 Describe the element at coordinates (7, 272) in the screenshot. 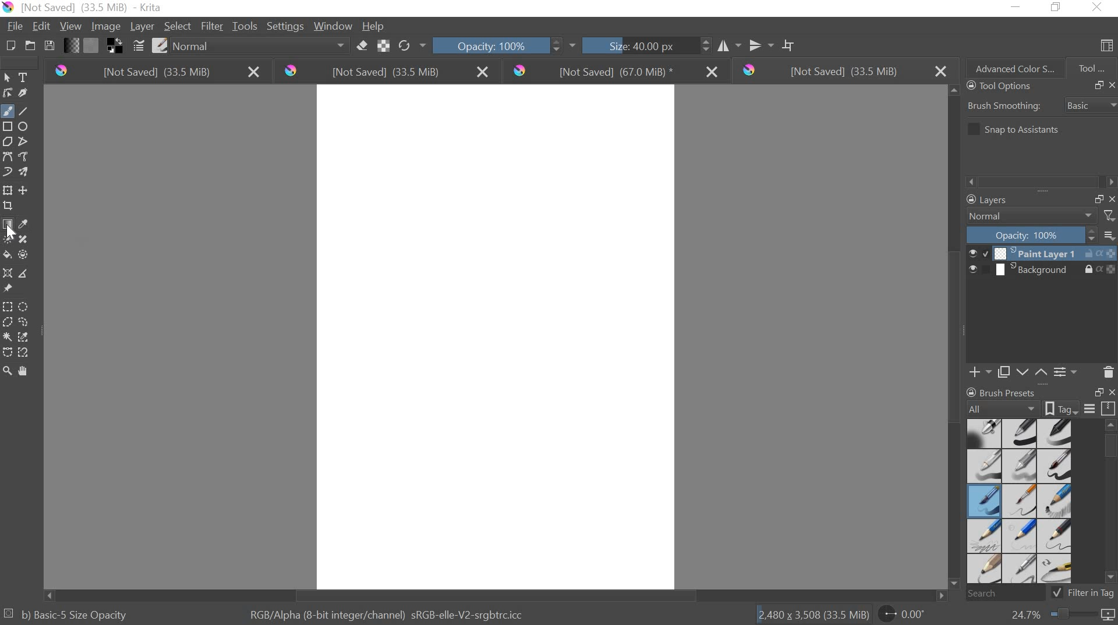

I see `assistant tool` at that location.